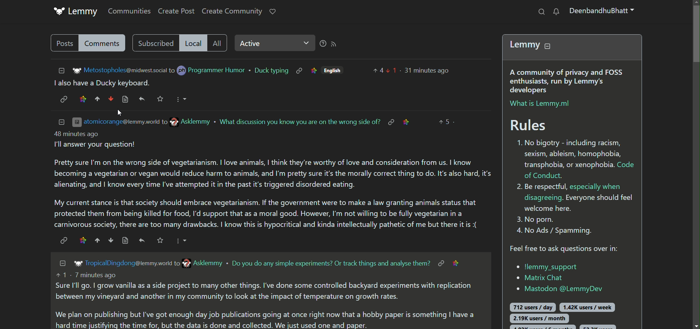 The height and width of the screenshot is (329, 700). Describe the element at coordinates (272, 181) in the screenshot. I see `text` at that location.